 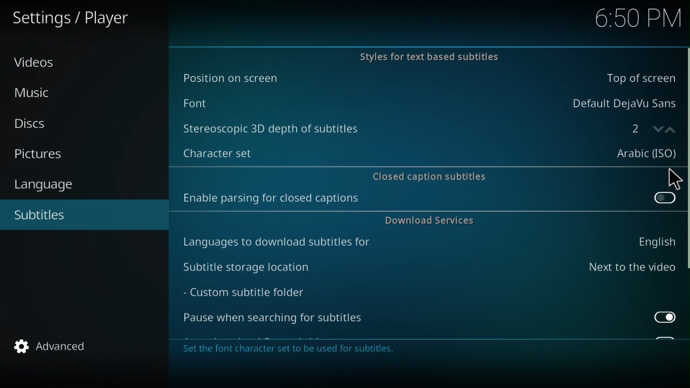 I want to click on English, so click(x=651, y=242).